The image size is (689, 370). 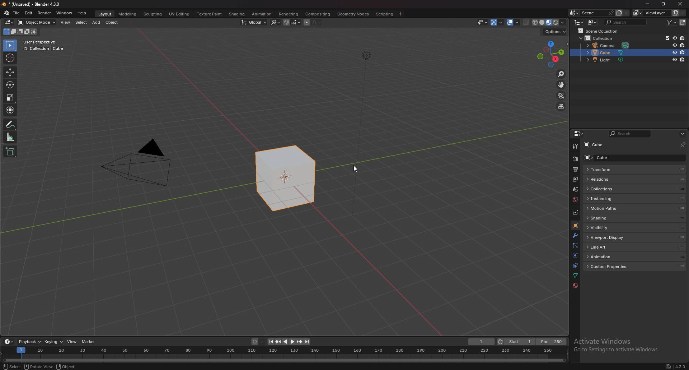 I want to click on auto keying, so click(x=258, y=342).